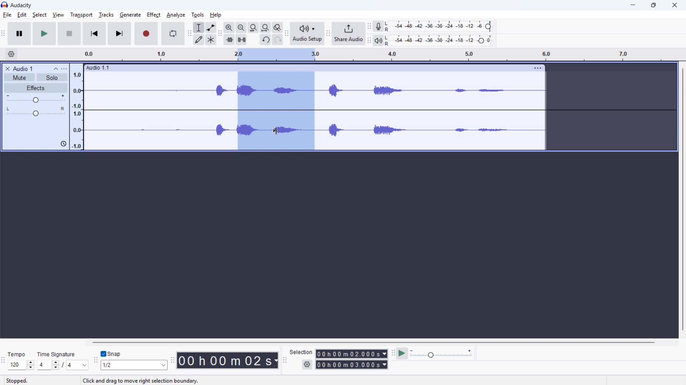 This screenshot has width=686, height=385. What do you see at coordinates (8, 68) in the screenshot?
I see `Remove track` at bounding box center [8, 68].